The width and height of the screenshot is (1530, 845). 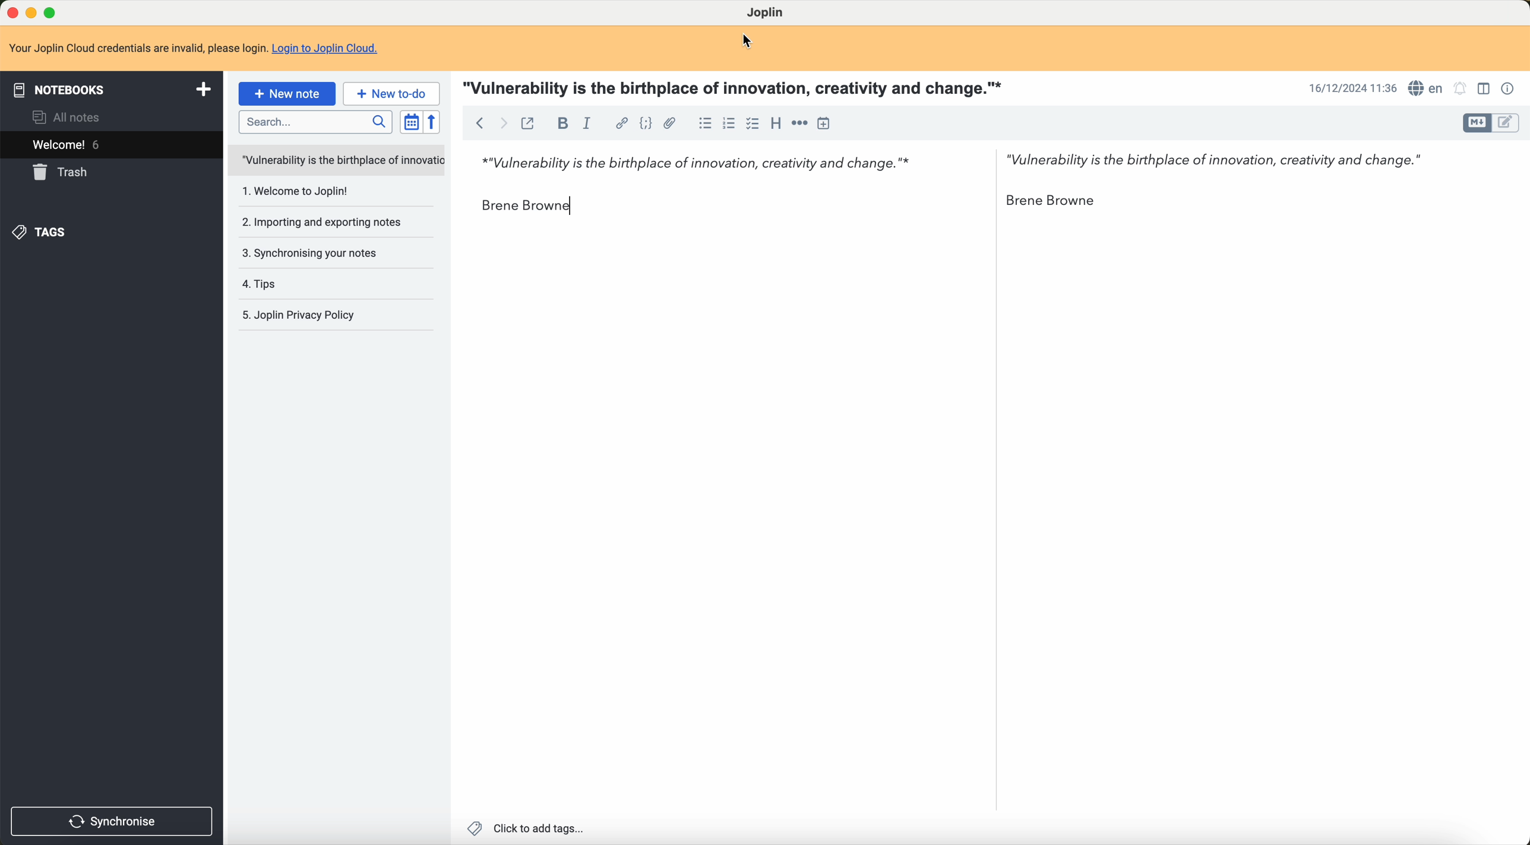 What do you see at coordinates (113, 821) in the screenshot?
I see `synchronise` at bounding box center [113, 821].